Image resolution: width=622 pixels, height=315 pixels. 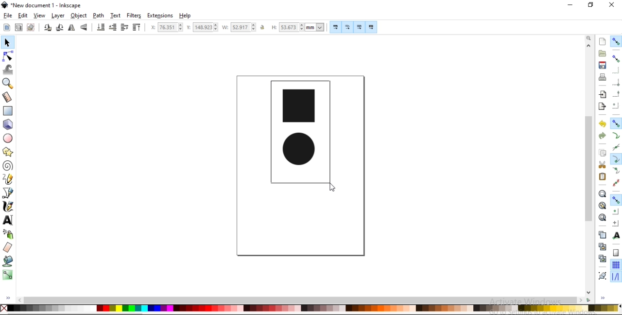 I want to click on snap midpoints of bounding box edges, so click(x=616, y=94).